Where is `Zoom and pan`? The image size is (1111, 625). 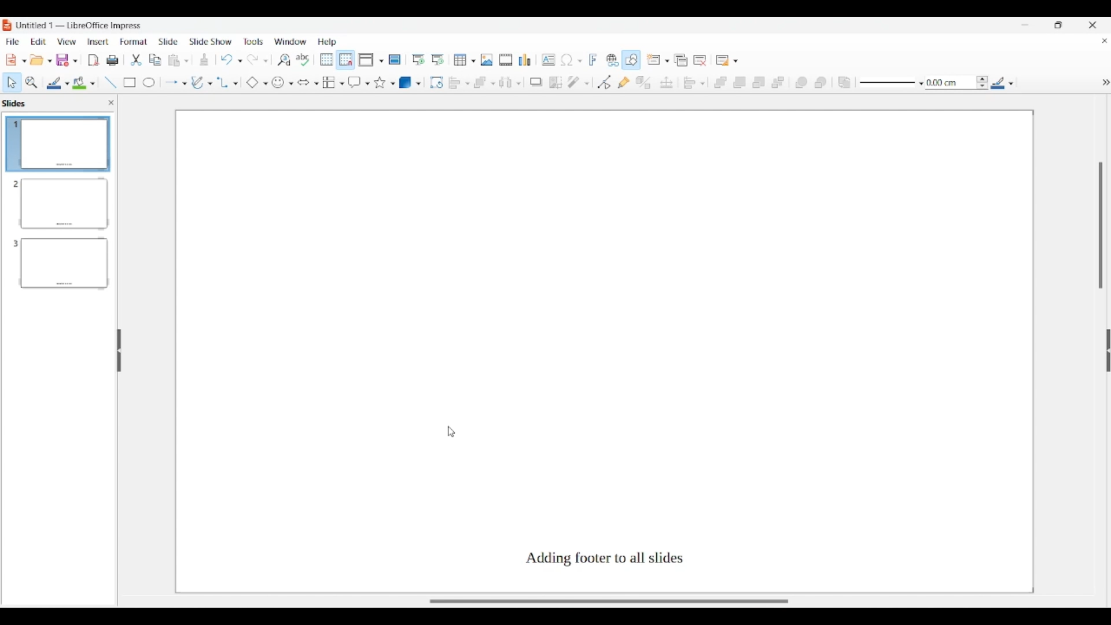 Zoom and pan is located at coordinates (32, 83).